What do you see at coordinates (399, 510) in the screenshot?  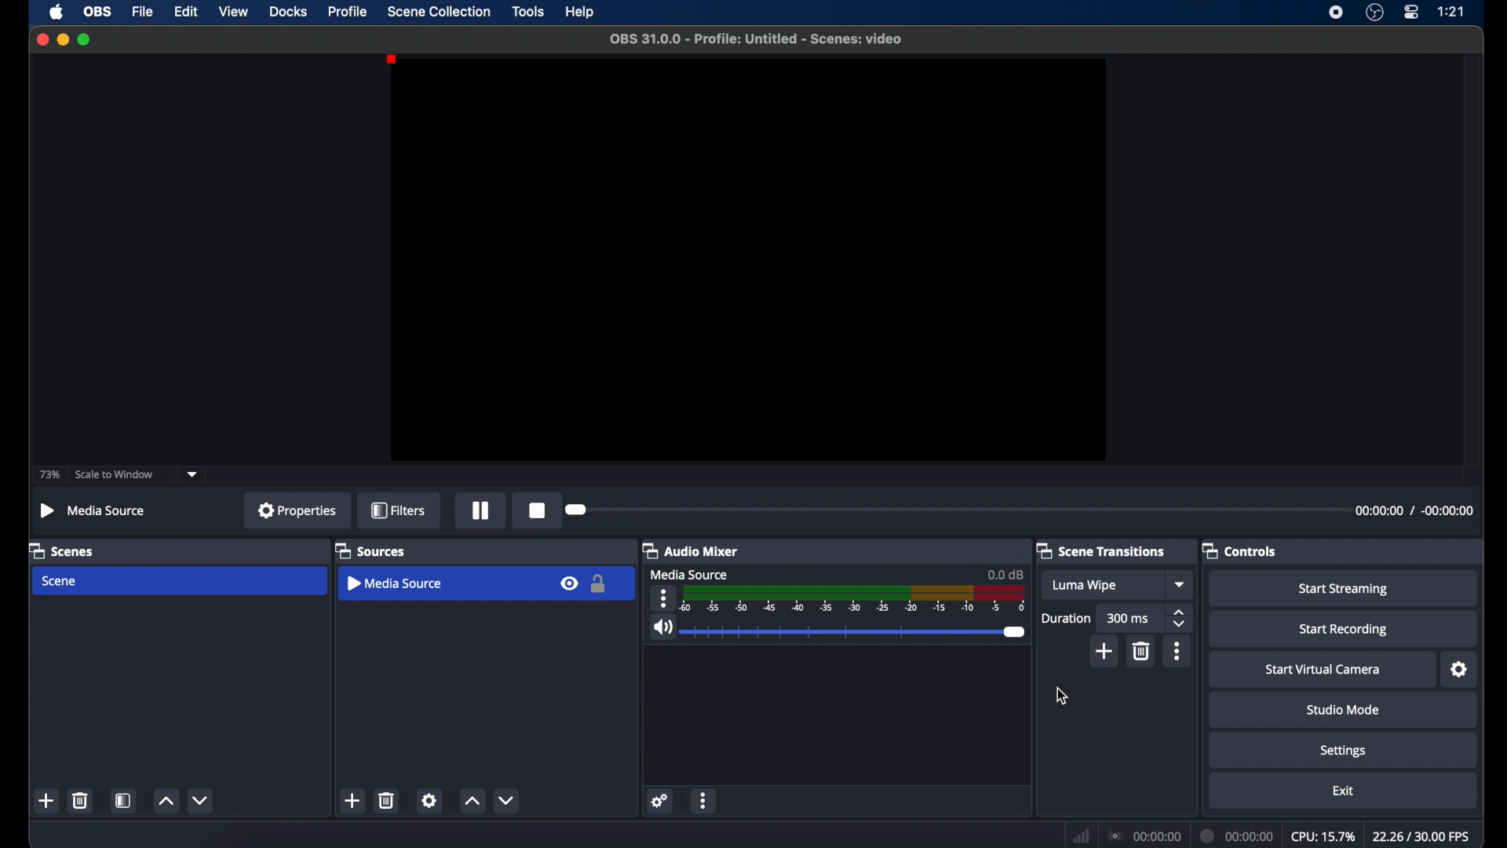 I see `filters` at bounding box center [399, 510].